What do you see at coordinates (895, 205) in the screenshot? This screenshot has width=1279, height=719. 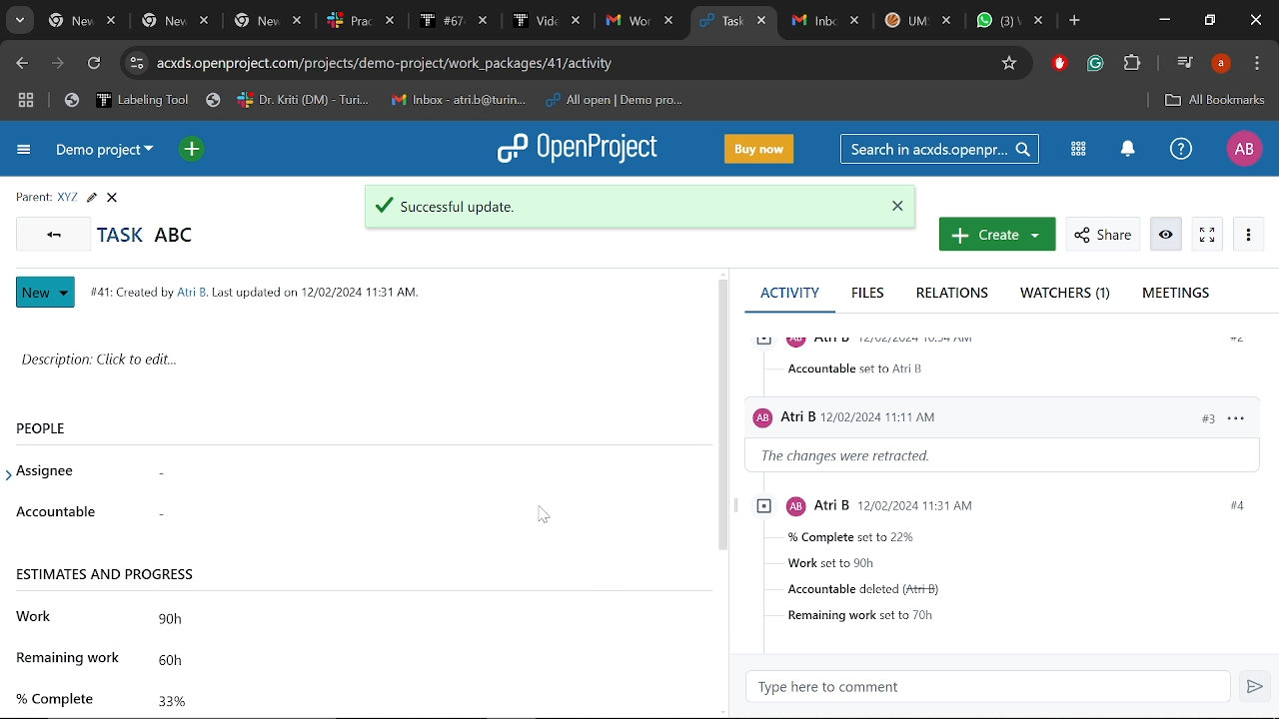 I see `Close` at bounding box center [895, 205].